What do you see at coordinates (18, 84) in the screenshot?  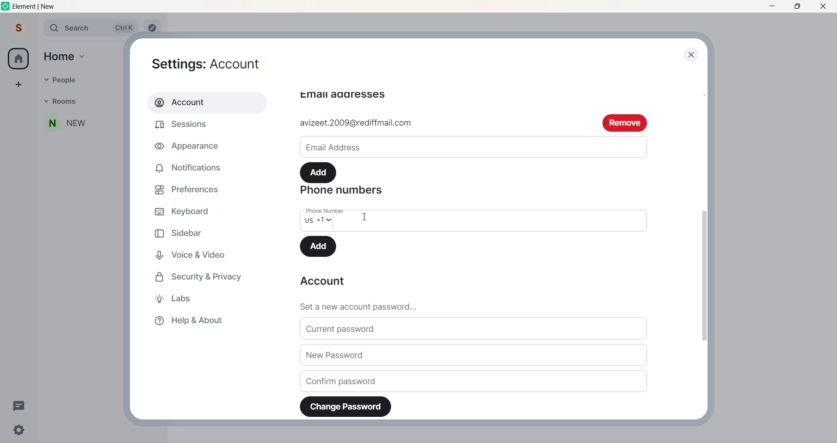 I see `Create a space` at bounding box center [18, 84].